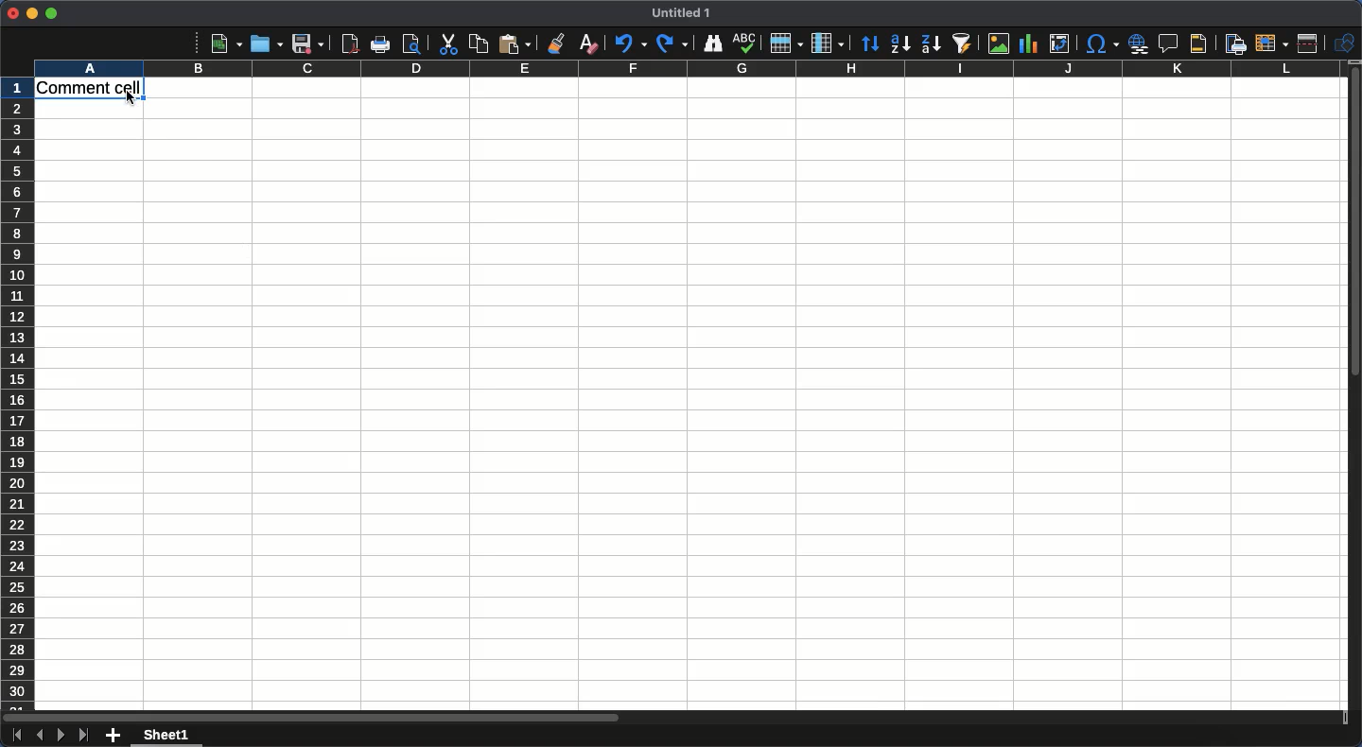  Describe the element at coordinates (829, 43) in the screenshot. I see `Column` at that location.